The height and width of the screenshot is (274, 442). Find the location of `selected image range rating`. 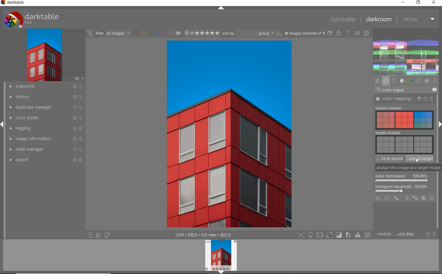

selected image range rating is located at coordinates (201, 33).